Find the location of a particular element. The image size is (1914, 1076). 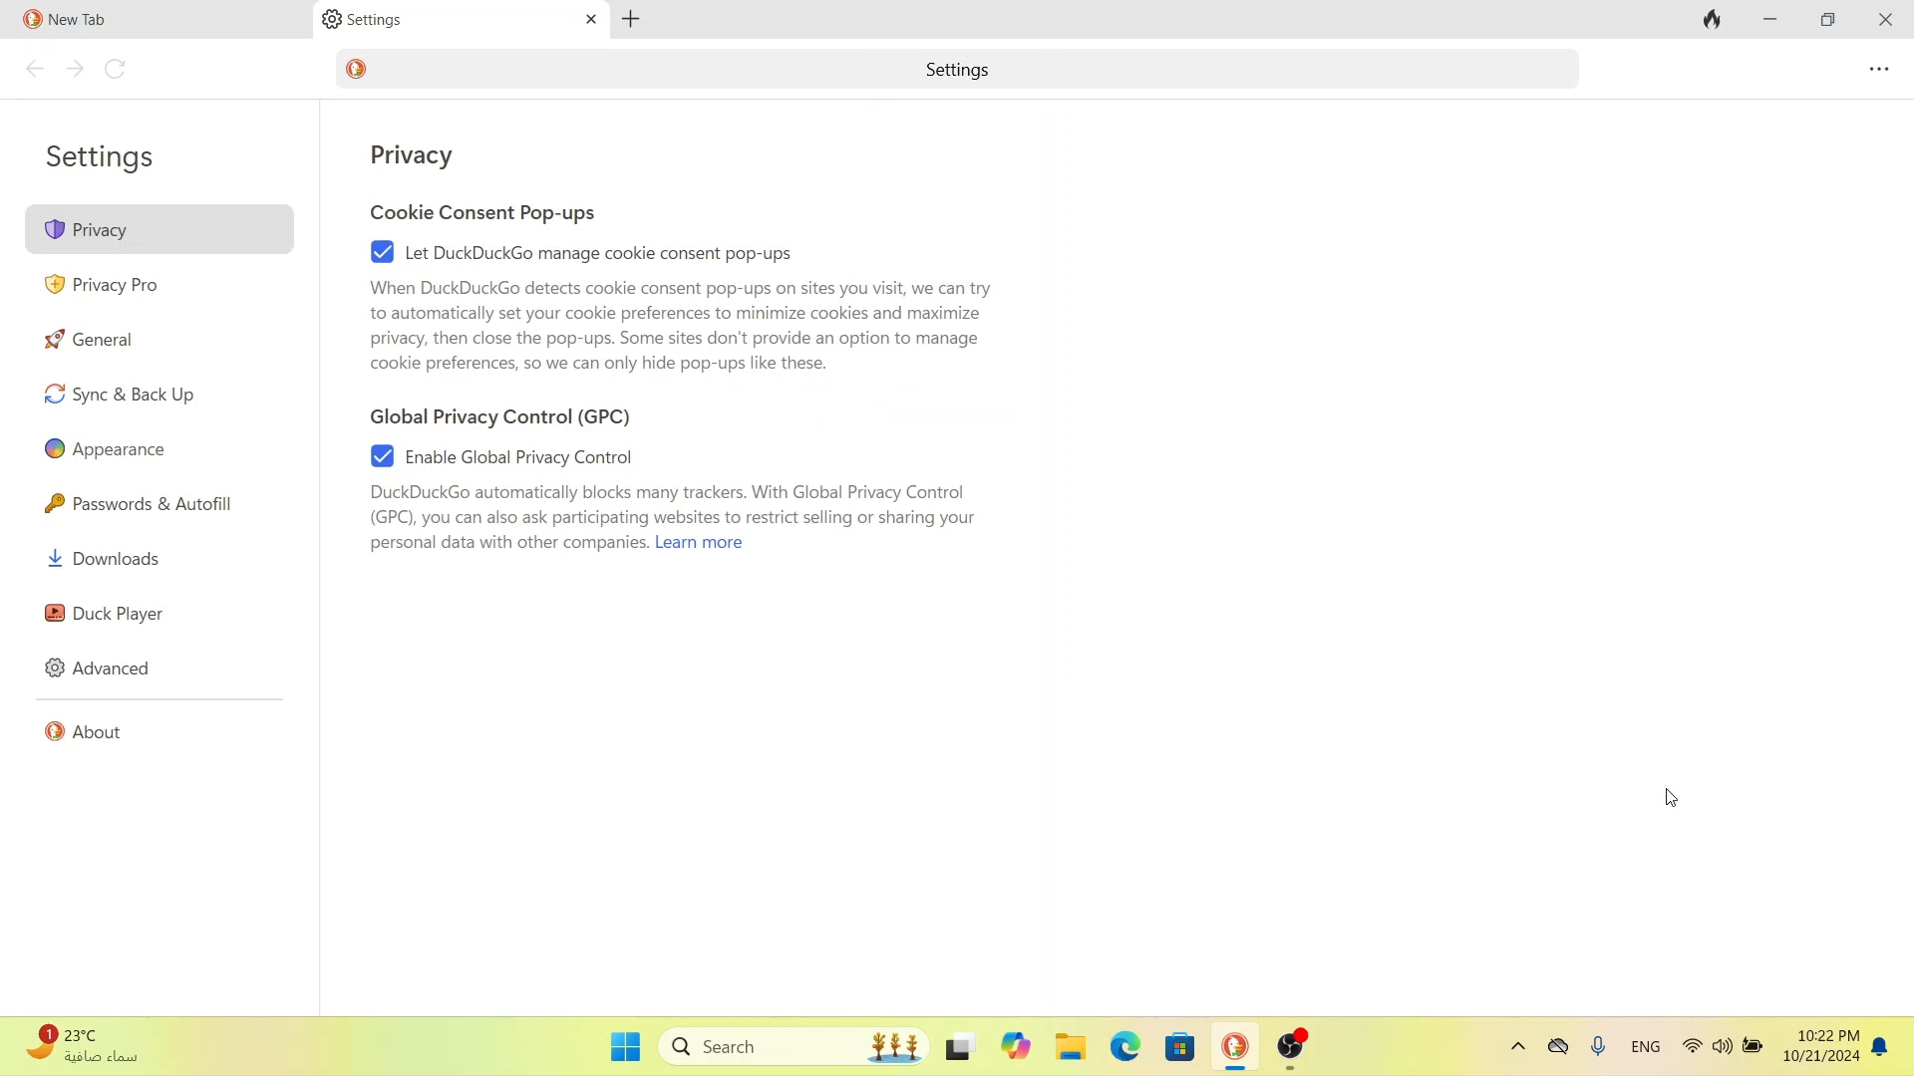

sync & back up is located at coordinates (126, 392).